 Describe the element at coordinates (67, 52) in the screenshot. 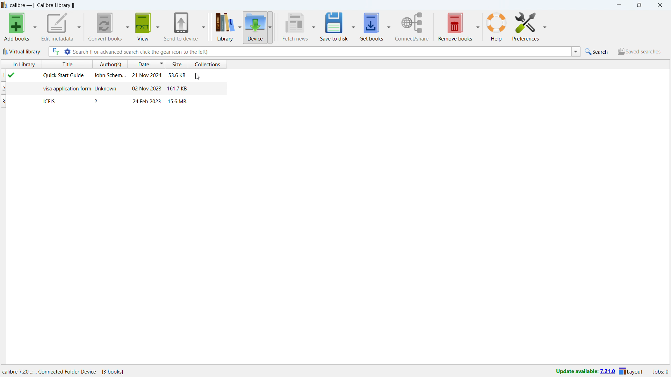

I see `advanced search` at that location.